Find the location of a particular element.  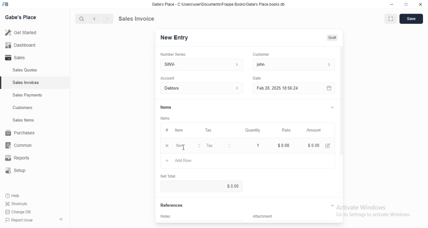

Gabe's Place is located at coordinates (22, 17).